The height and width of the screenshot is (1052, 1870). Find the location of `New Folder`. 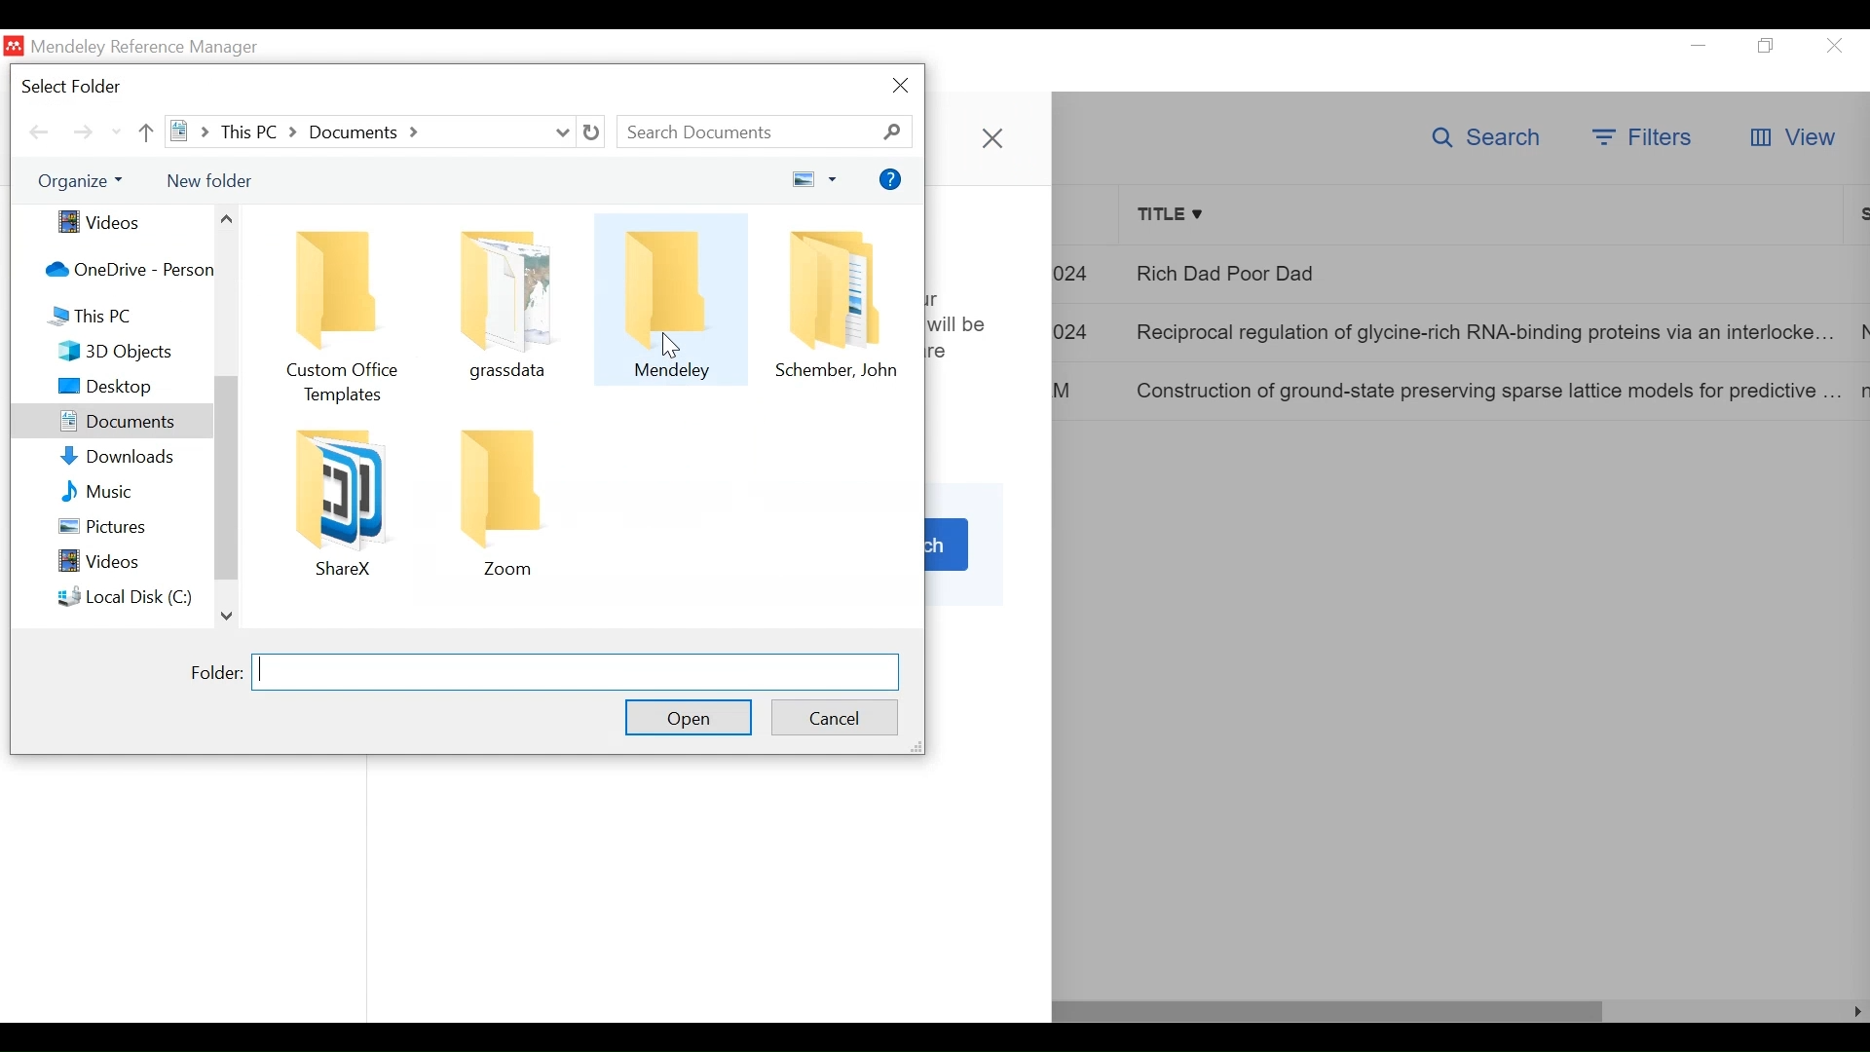

New Folder is located at coordinates (209, 180).